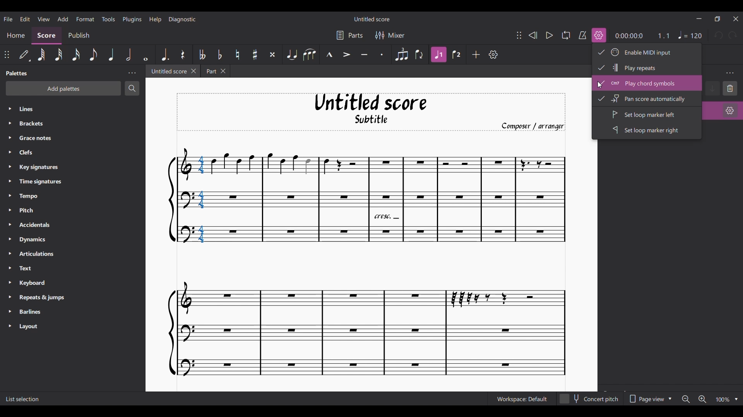  I want to click on Tuplet, so click(402, 54).